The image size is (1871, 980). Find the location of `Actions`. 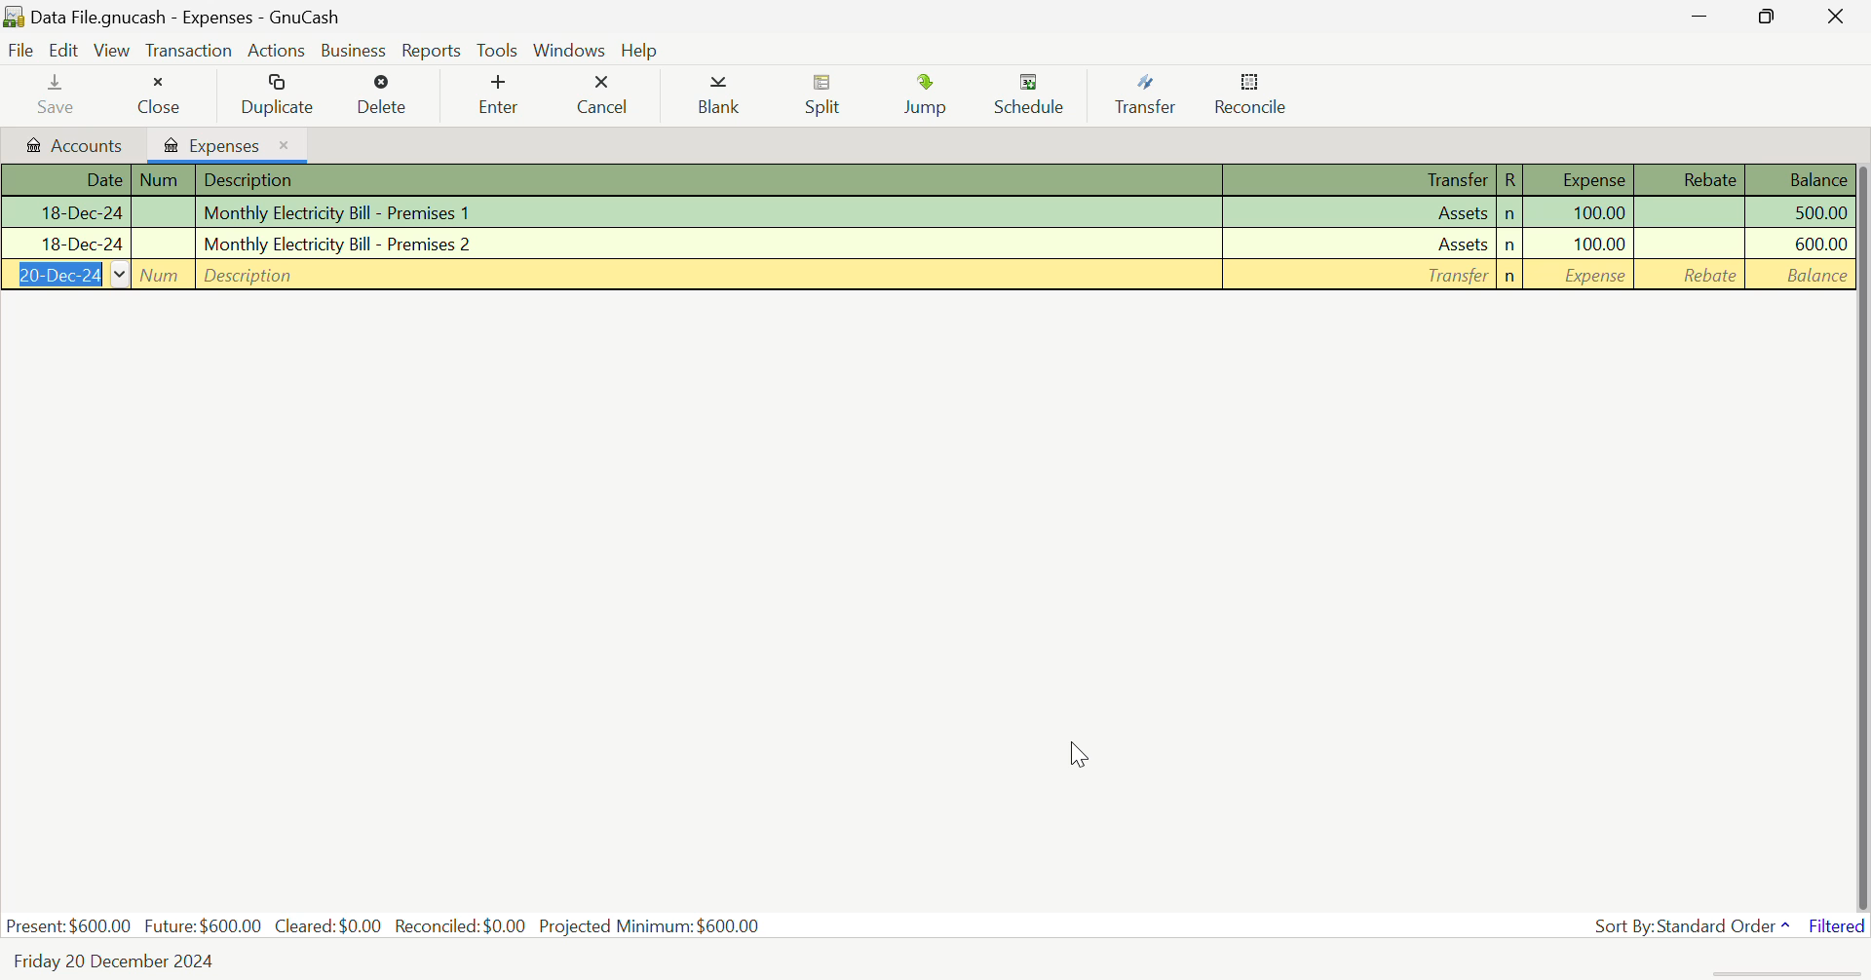

Actions is located at coordinates (279, 50).